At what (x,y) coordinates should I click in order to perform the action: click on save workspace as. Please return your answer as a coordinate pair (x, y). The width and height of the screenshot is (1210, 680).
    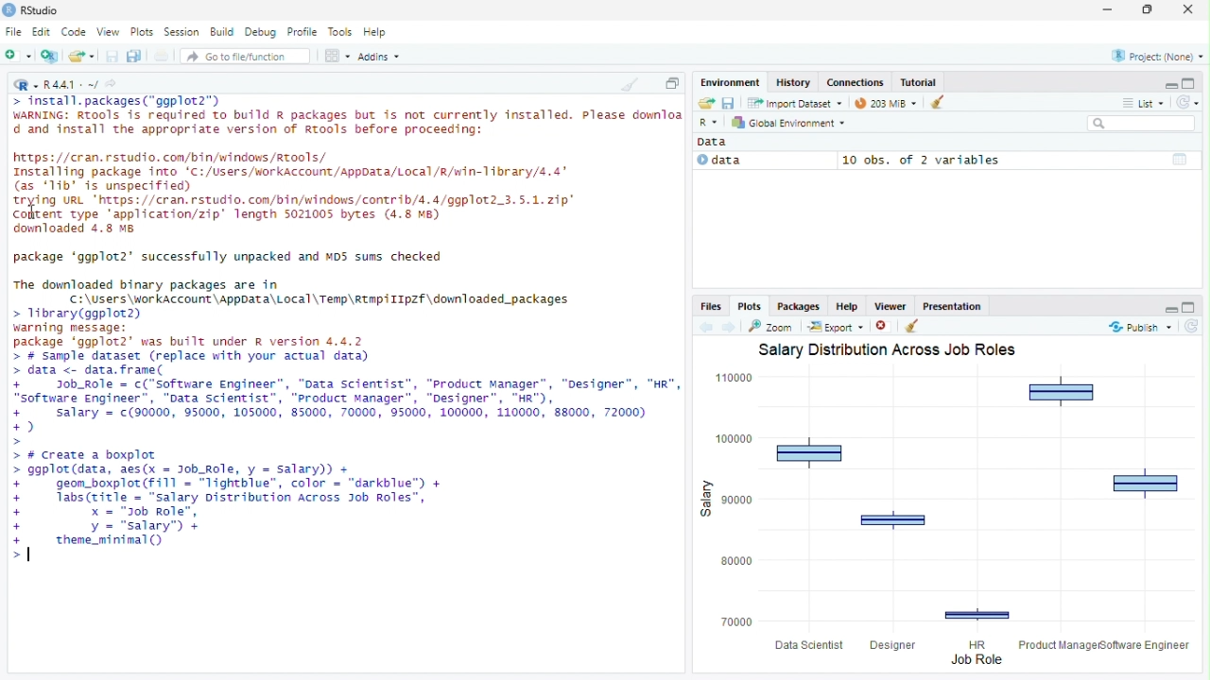
    Looking at the image, I should click on (731, 104).